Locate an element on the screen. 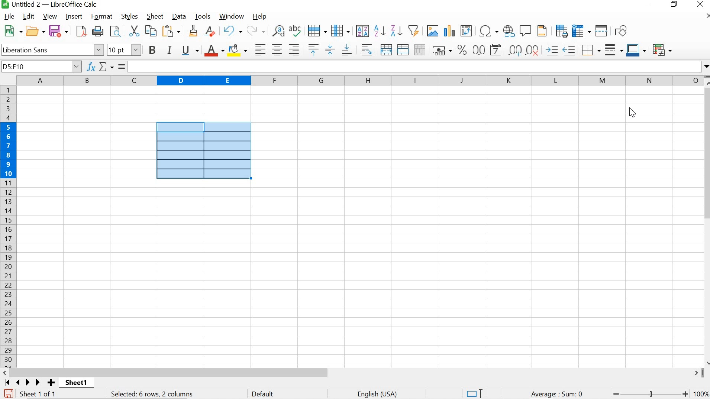 The image size is (710, 399). SORT ASCENDING is located at coordinates (379, 32).